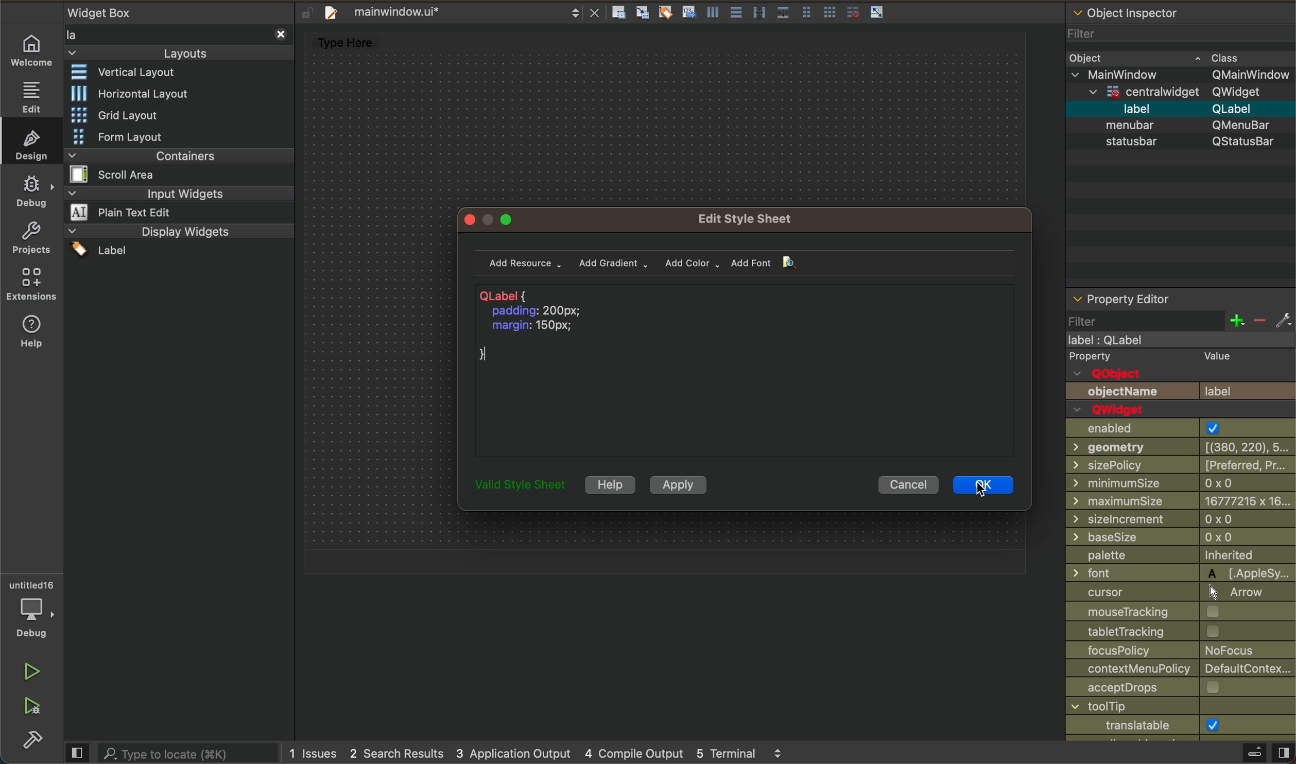 The width and height of the screenshot is (1296, 764). I want to click on mouse tracking, so click(1166, 613).